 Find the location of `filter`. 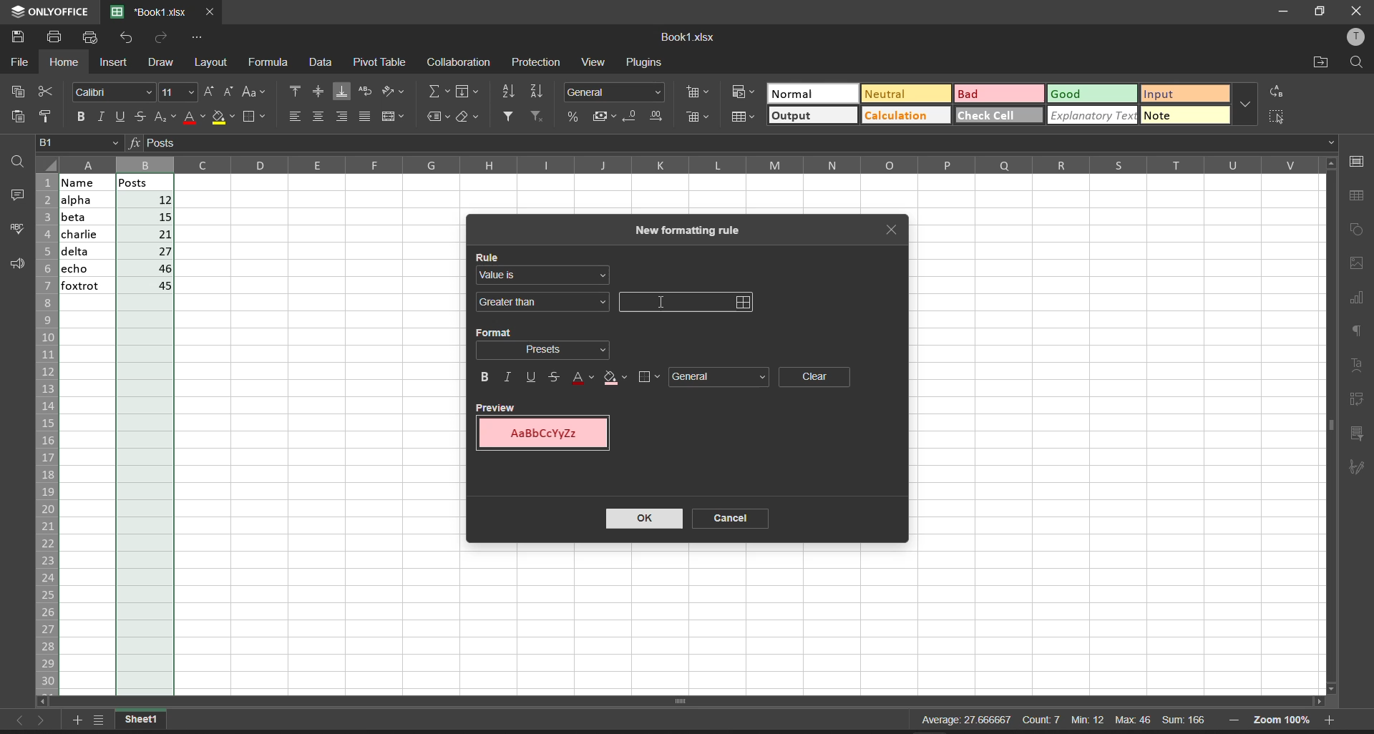

filter is located at coordinates (505, 116).